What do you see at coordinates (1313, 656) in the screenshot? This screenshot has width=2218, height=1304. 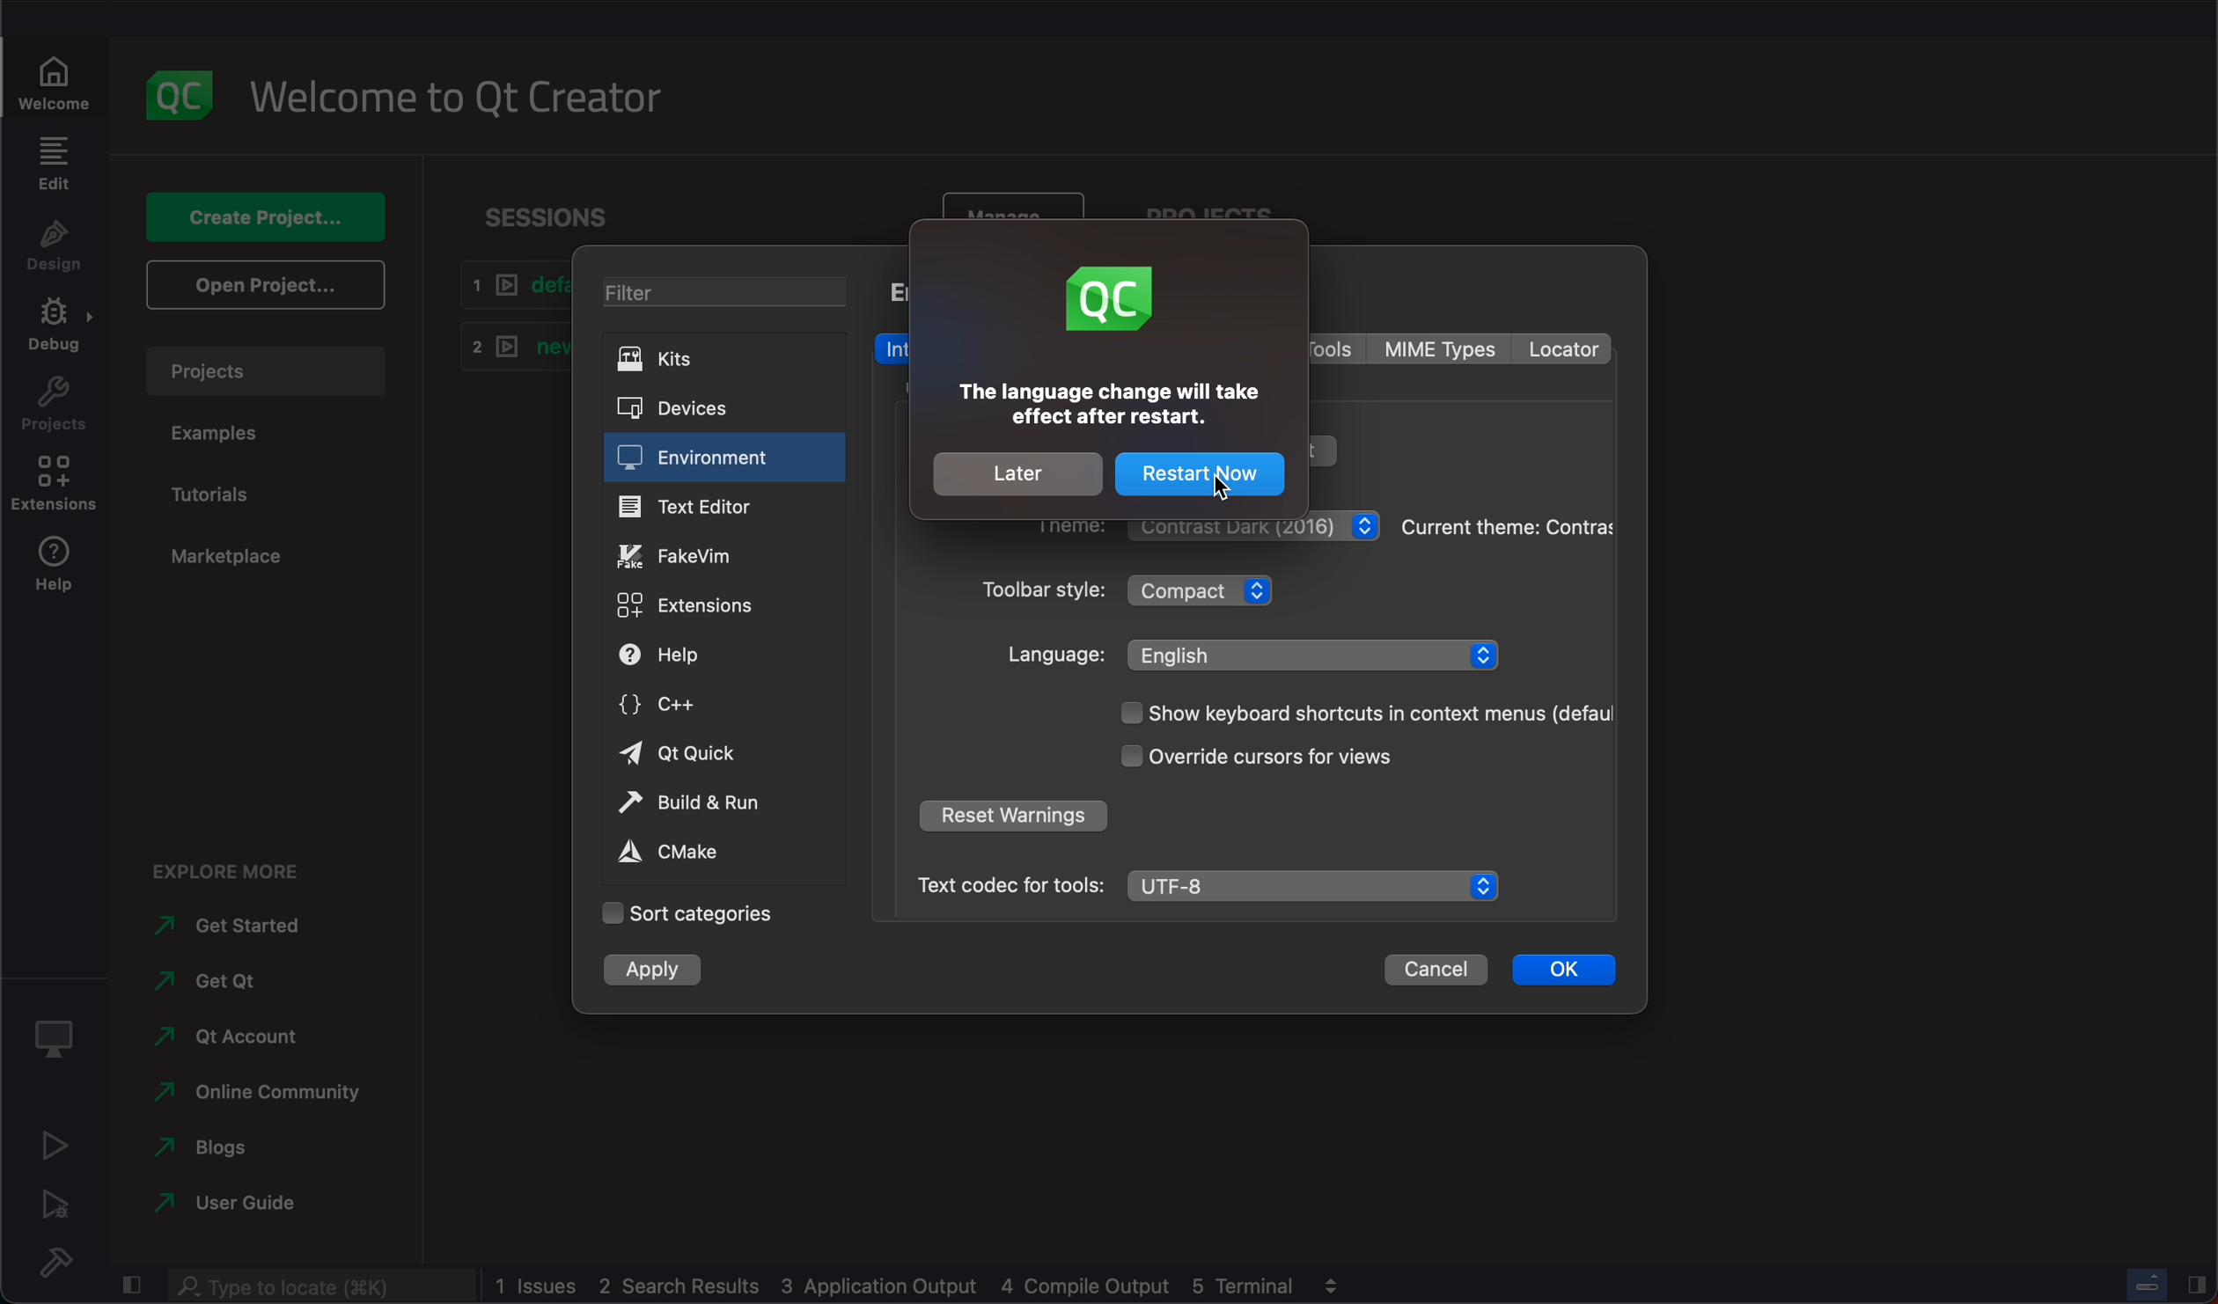 I see `English` at bounding box center [1313, 656].